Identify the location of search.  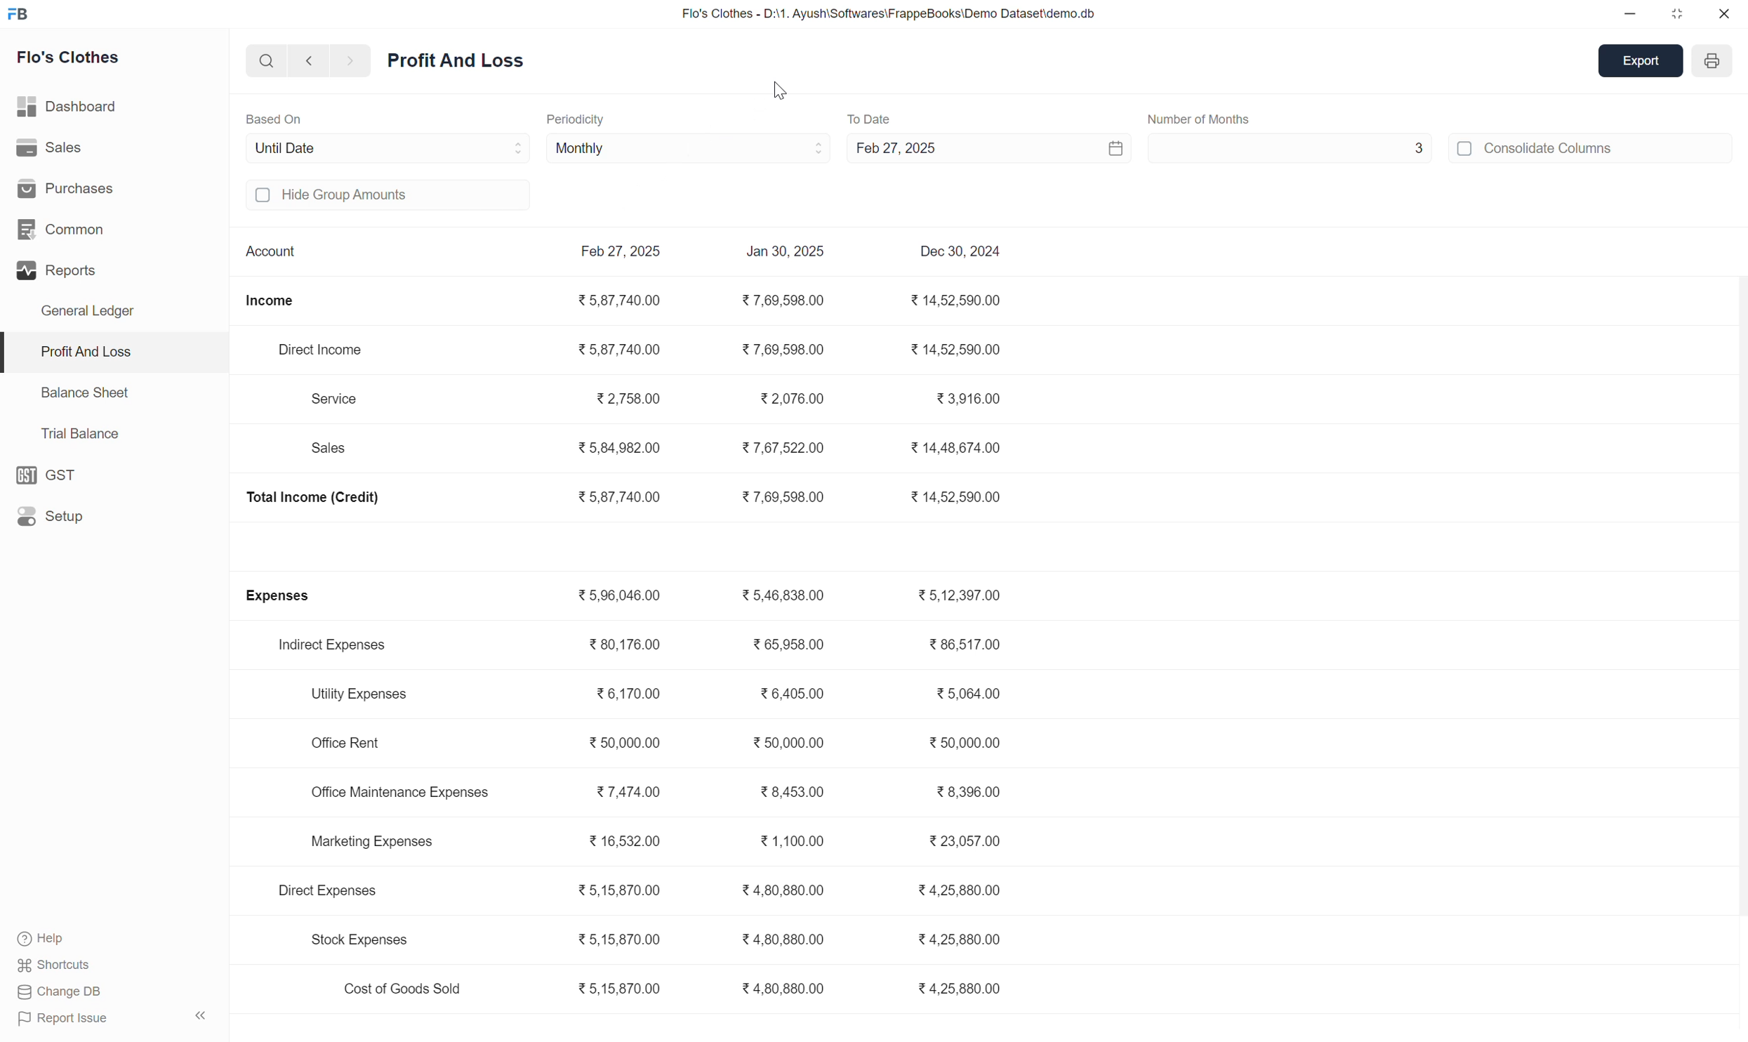
(263, 60).